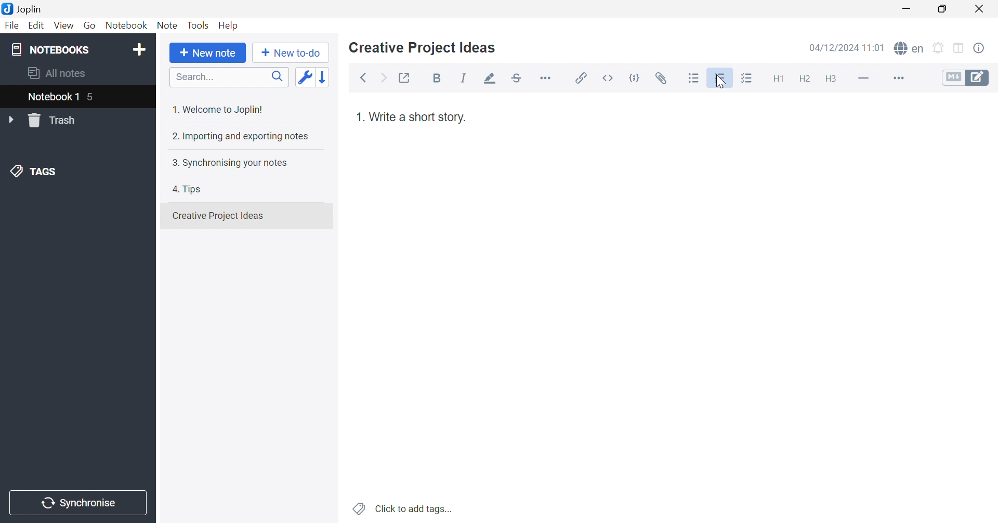 The width and height of the screenshot is (998, 523). What do you see at coordinates (55, 73) in the screenshot?
I see `All notes` at bounding box center [55, 73].